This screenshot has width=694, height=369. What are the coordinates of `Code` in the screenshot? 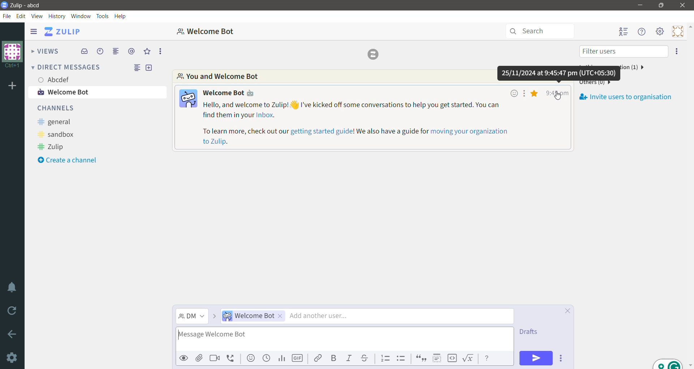 It's located at (452, 359).